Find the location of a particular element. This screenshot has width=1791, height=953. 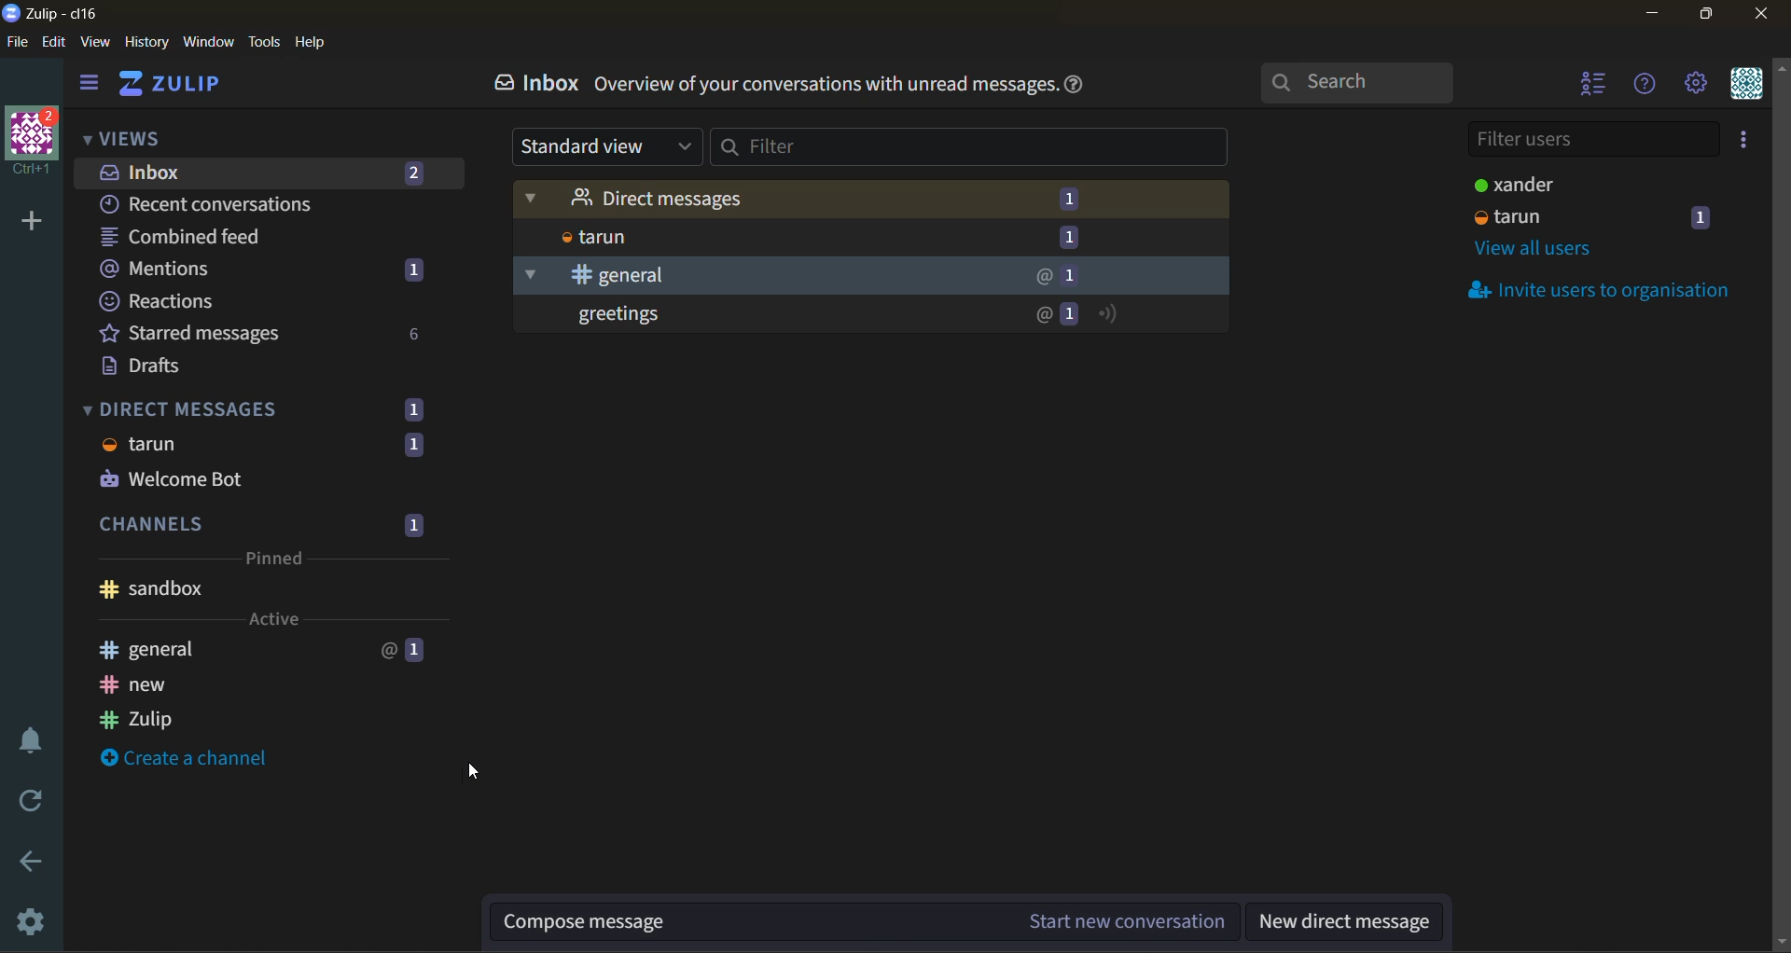

Mouse Cursor is located at coordinates (480, 772).